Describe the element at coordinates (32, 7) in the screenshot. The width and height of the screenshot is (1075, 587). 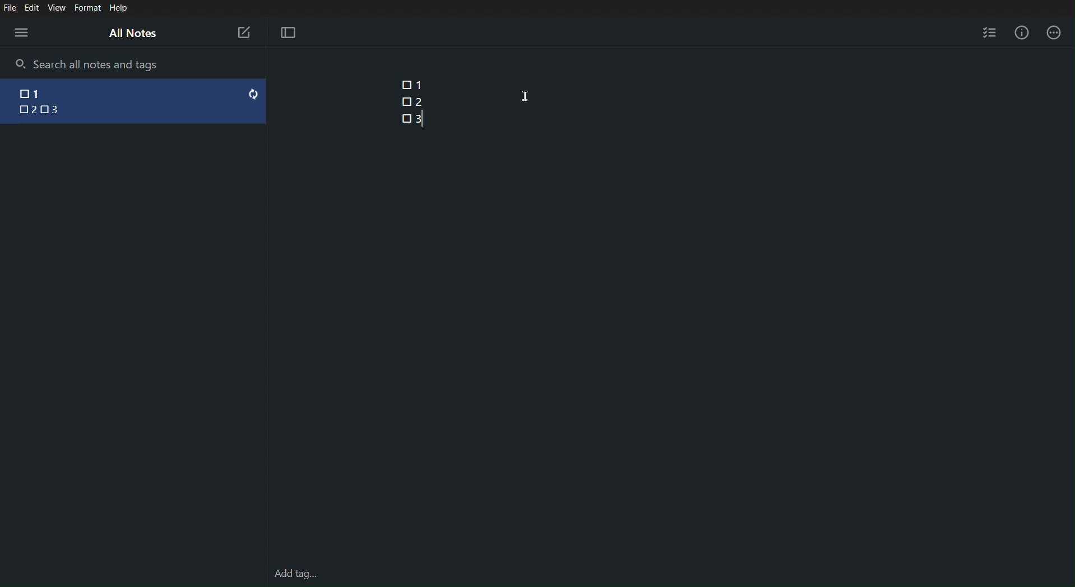
I see `Edit` at that location.